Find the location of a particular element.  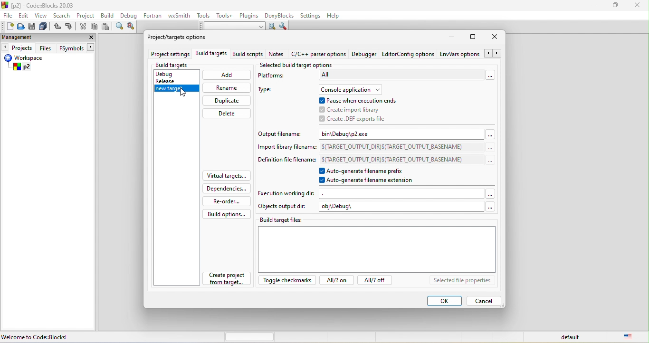

debug is located at coordinates (129, 17).